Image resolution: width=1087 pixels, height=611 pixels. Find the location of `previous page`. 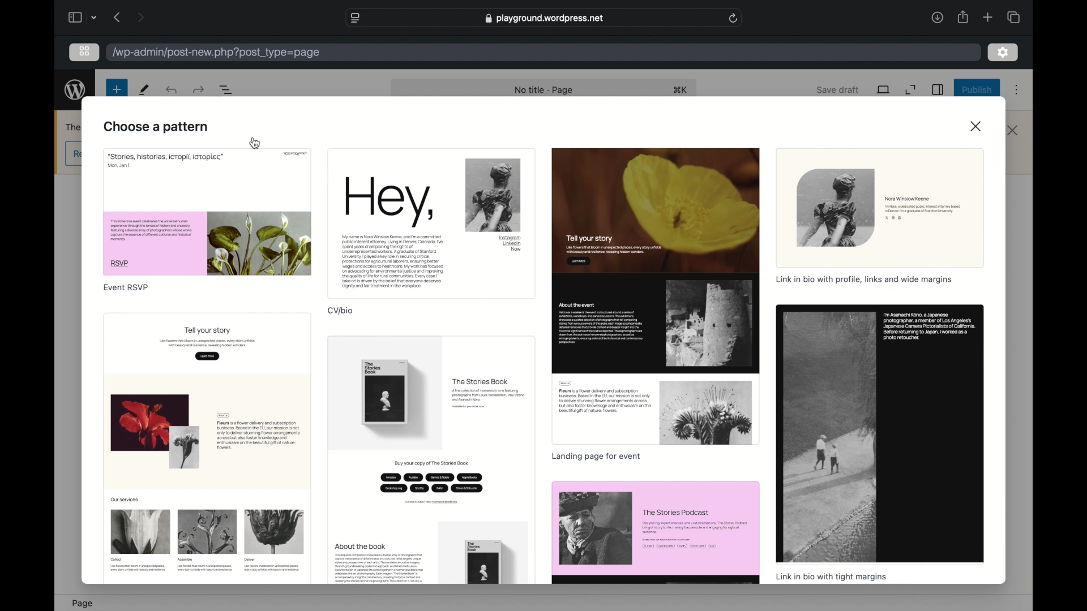

previous page is located at coordinates (116, 17).